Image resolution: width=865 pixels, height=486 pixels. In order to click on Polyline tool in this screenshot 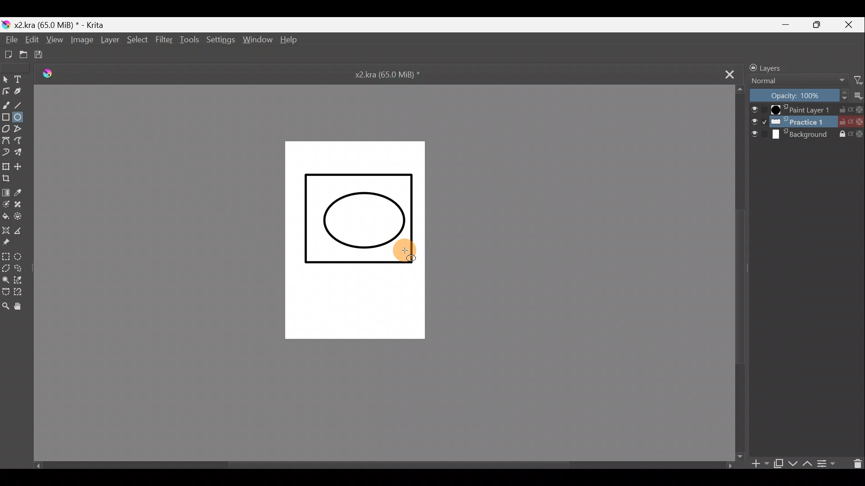, I will do `click(21, 130)`.